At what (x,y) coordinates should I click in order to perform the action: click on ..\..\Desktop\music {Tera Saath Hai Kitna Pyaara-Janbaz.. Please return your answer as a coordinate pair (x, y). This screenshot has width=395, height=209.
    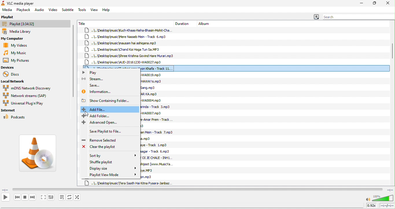
    Looking at the image, I should click on (129, 183).